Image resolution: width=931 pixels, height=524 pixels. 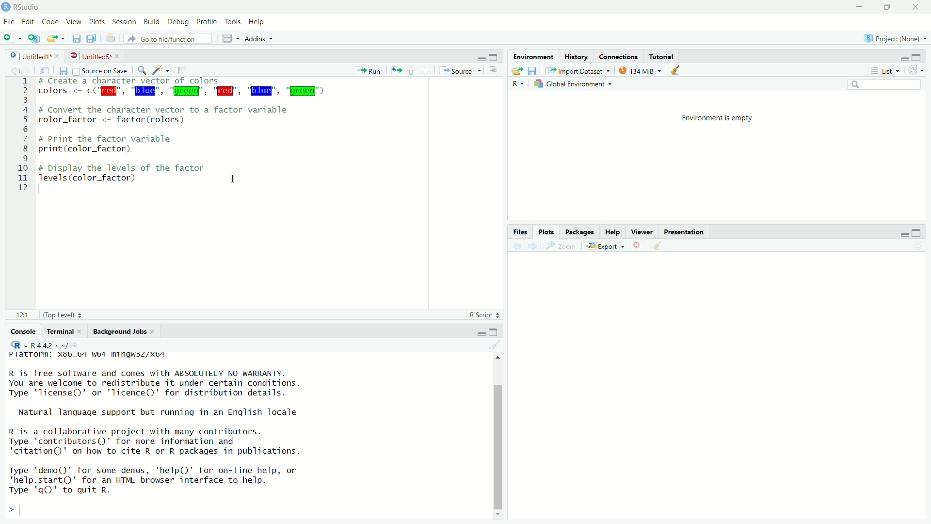 I want to click on file, so click(x=9, y=22).